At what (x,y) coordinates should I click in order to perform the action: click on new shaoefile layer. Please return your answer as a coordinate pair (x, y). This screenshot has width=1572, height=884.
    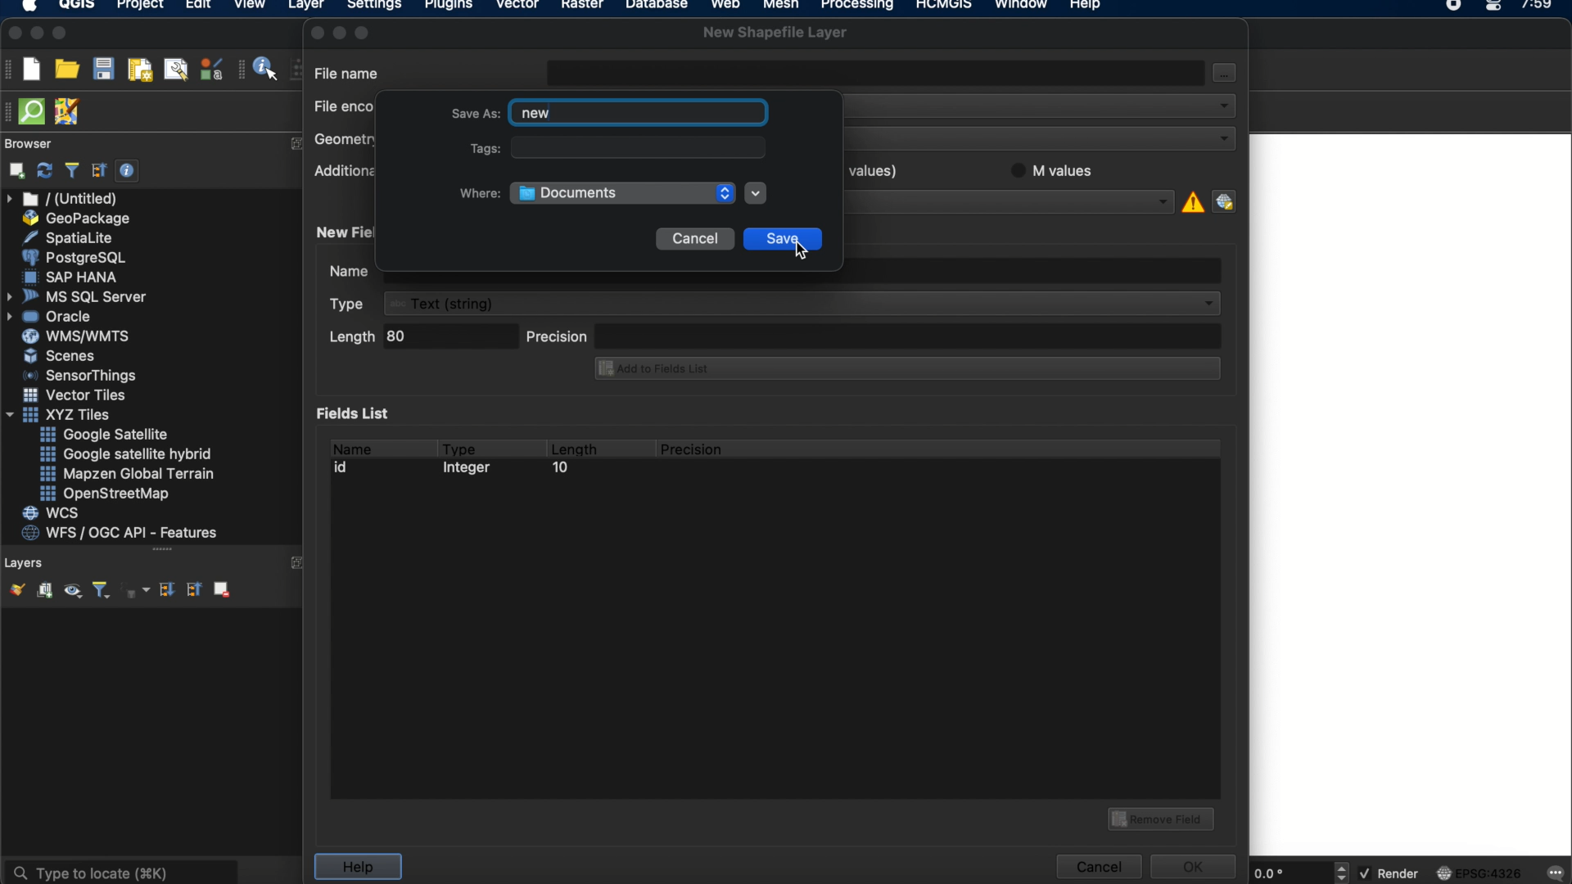
    Looking at the image, I should click on (775, 33).